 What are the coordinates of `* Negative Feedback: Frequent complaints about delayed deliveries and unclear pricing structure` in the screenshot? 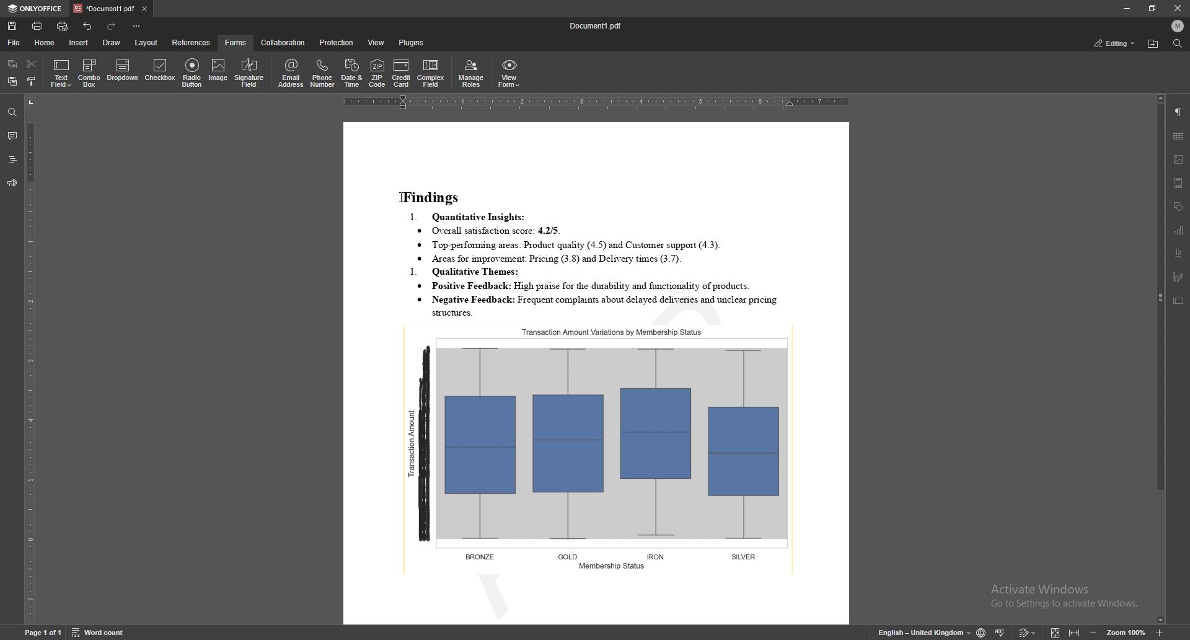 It's located at (602, 306).